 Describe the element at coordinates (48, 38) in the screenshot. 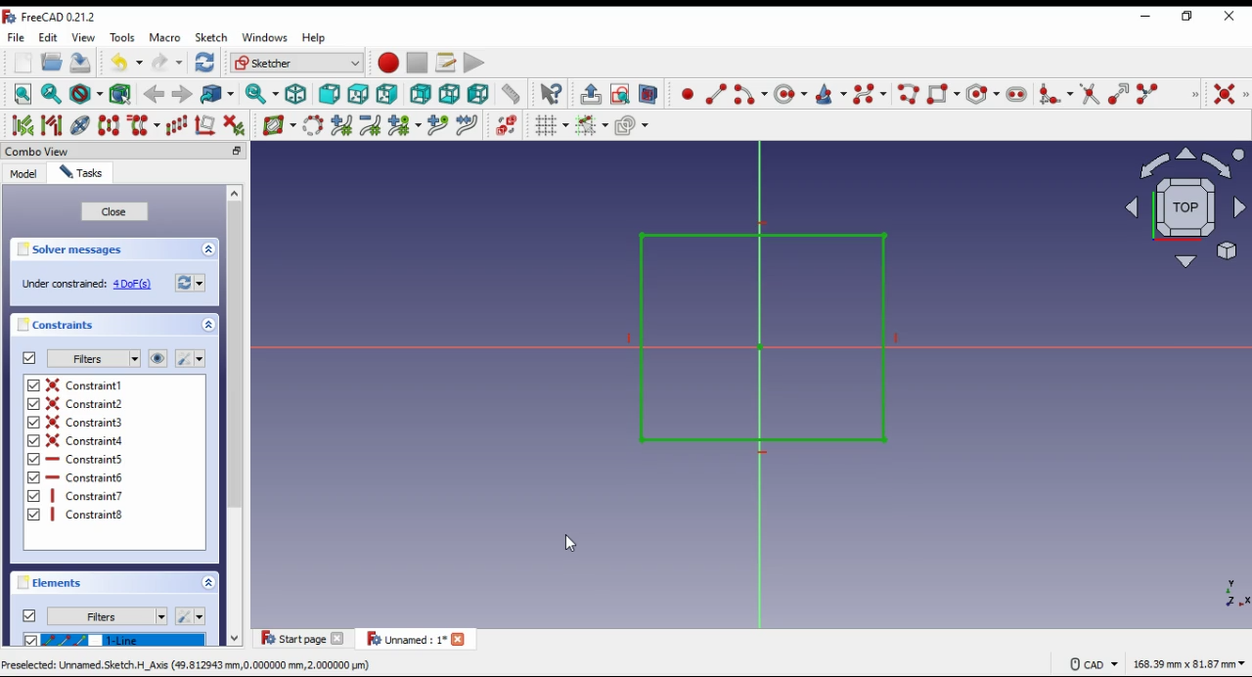

I see `edit` at that location.